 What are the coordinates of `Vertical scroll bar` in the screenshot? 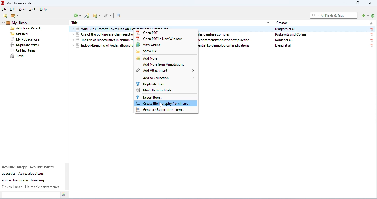 It's located at (67, 174).